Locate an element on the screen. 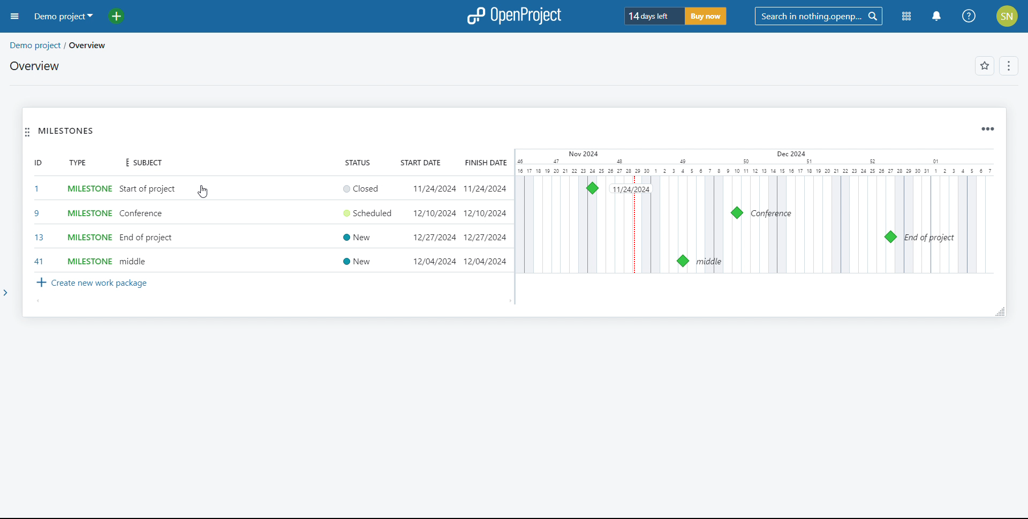 Image resolution: width=1028 pixels, height=519 pixels. notifications is located at coordinates (937, 16).